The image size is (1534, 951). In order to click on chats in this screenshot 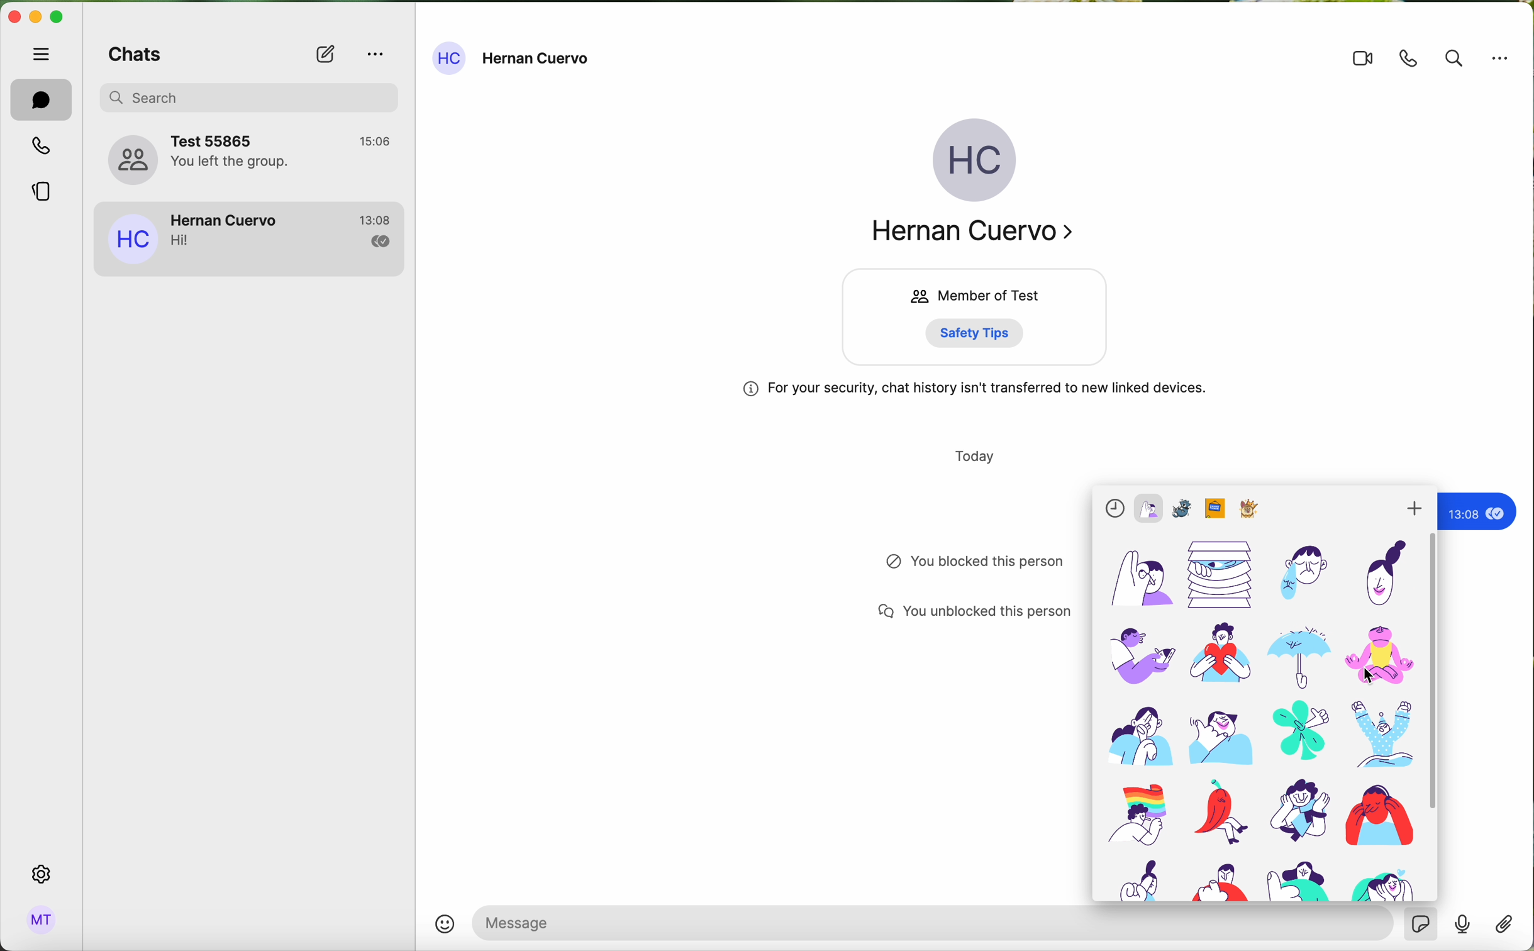, I will do `click(41, 99)`.